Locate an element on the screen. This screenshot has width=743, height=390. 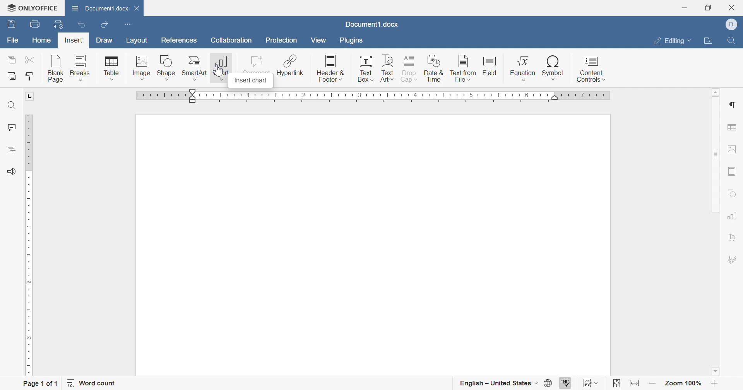
Drop Down is located at coordinates (691, 41).